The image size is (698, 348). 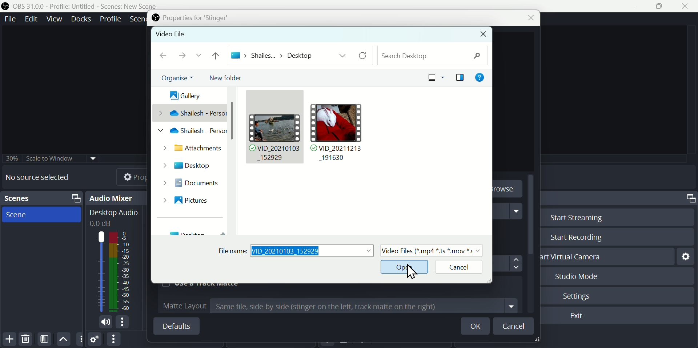 What do you see at coordinates (95, 340) in the screenshot?
I see `Settings` at bounding box center [95, 340].